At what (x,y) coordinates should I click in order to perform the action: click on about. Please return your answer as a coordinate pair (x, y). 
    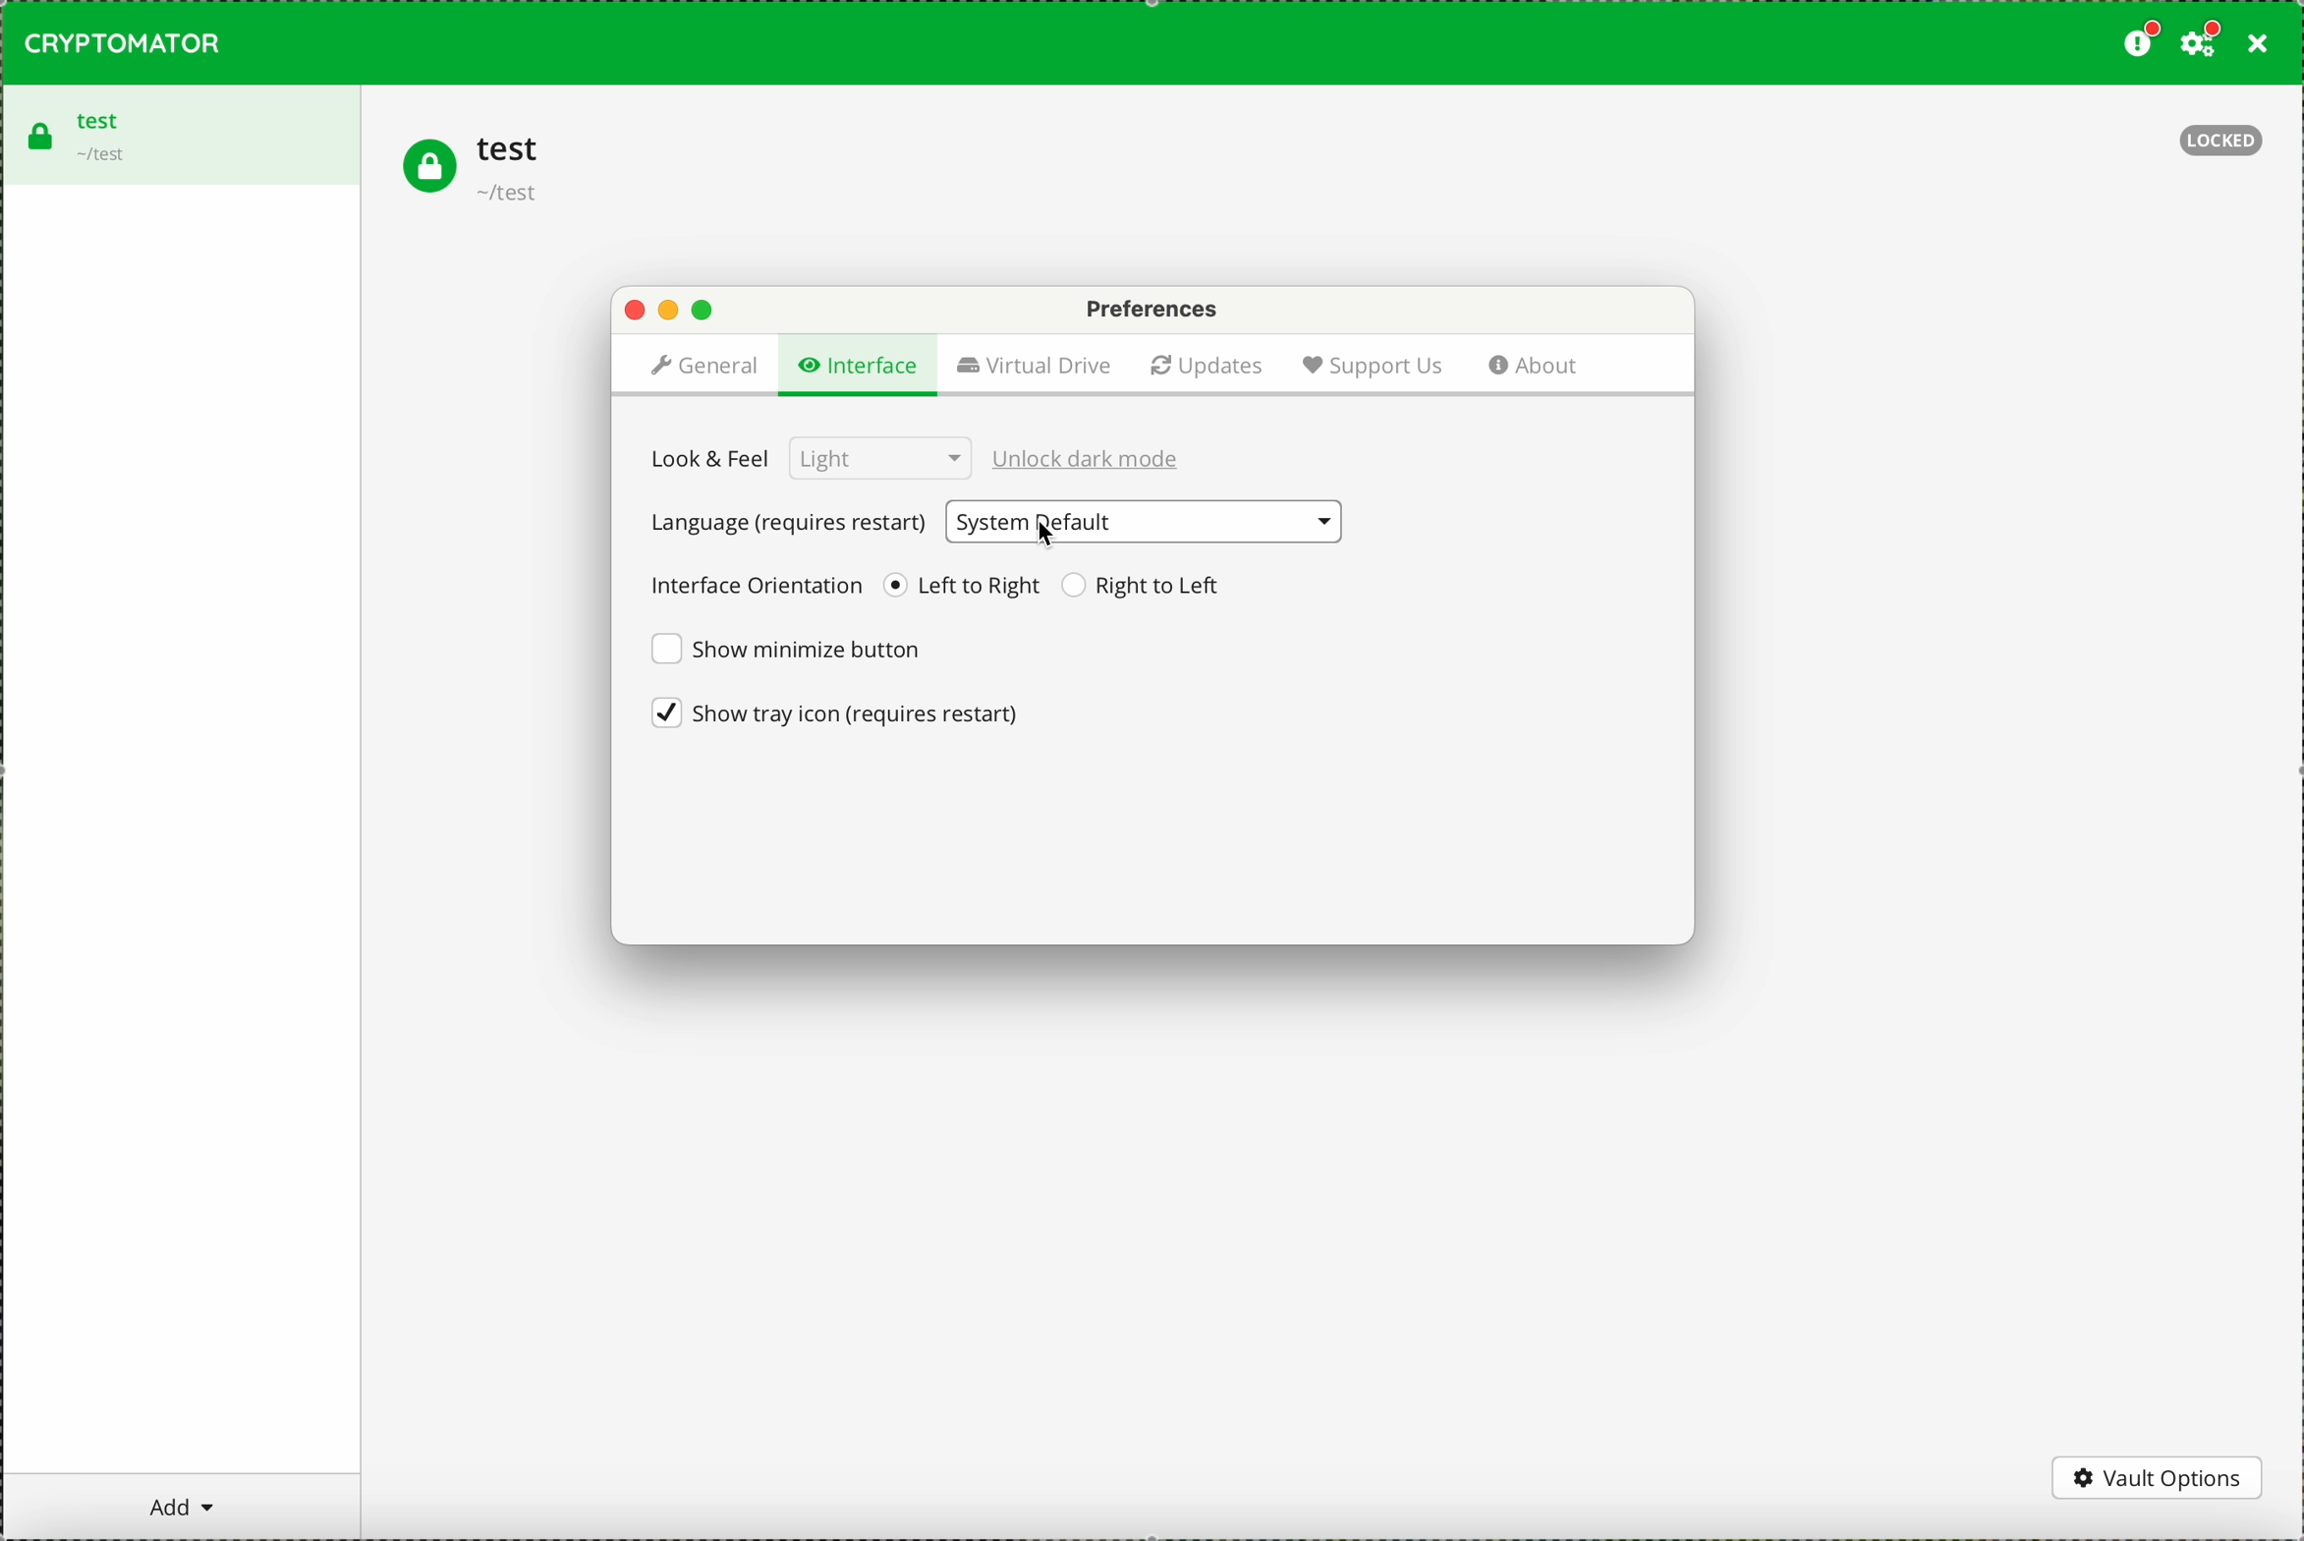
    Looking at the image, I should click on (1535, 365).